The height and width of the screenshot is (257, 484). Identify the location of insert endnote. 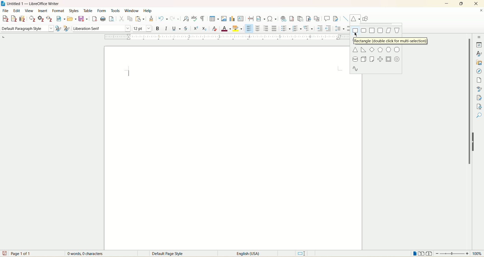
(301, 19).